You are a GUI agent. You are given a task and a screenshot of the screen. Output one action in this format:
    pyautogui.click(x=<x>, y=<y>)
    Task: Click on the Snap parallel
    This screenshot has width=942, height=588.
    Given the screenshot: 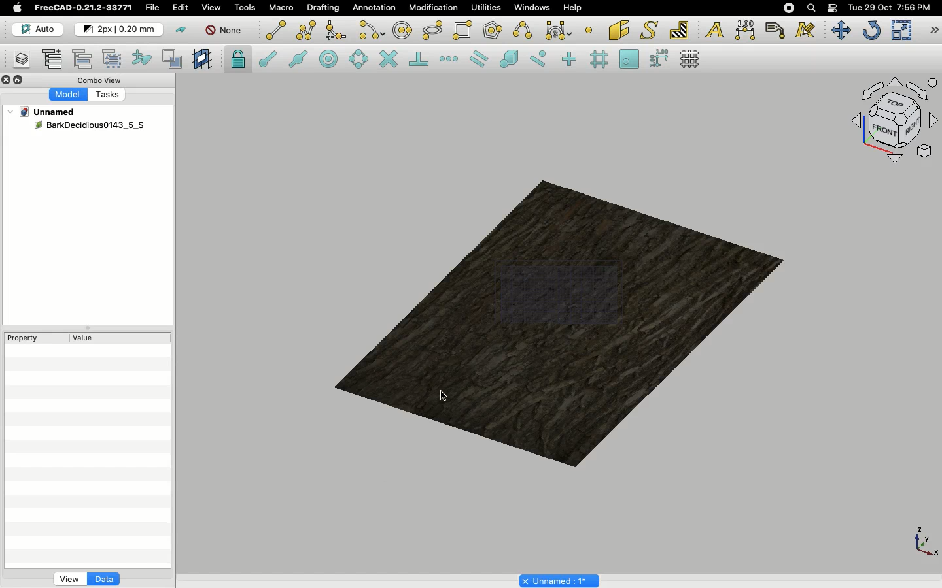 What is the action you would take?
    pyautogui.click(x=479, y=59)
    